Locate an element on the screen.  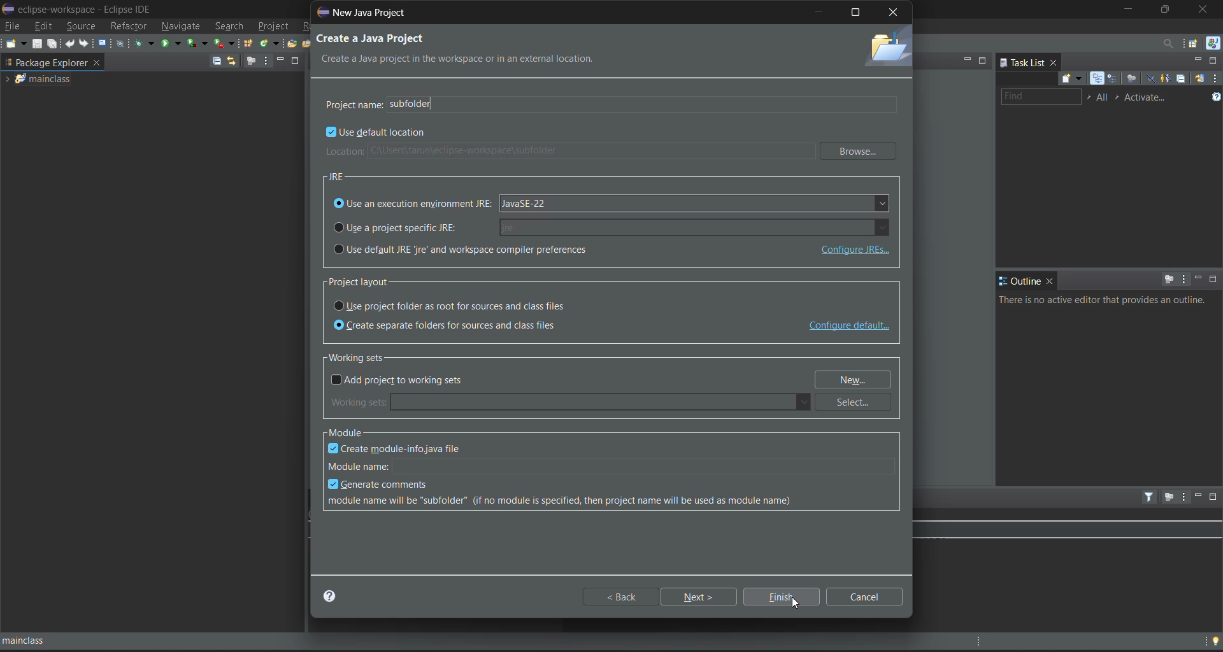
use a project specific jre is located at coordinates (612, 226).